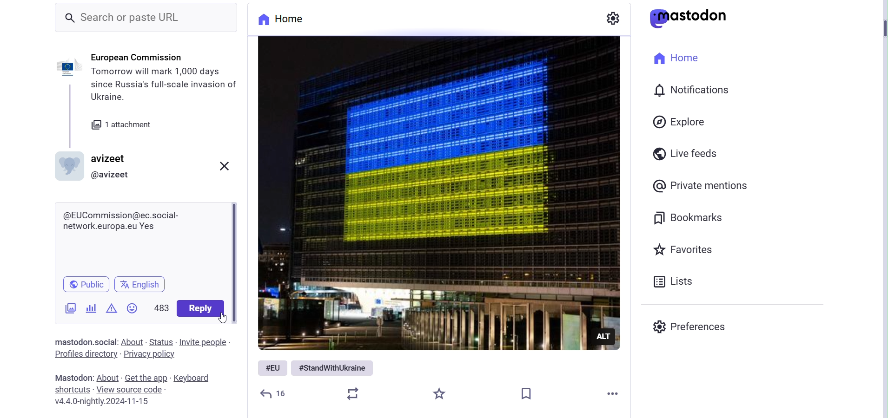 Image resolution: width=888 pixels, height=418 pixels. I want to click on More, so click(615, 393).